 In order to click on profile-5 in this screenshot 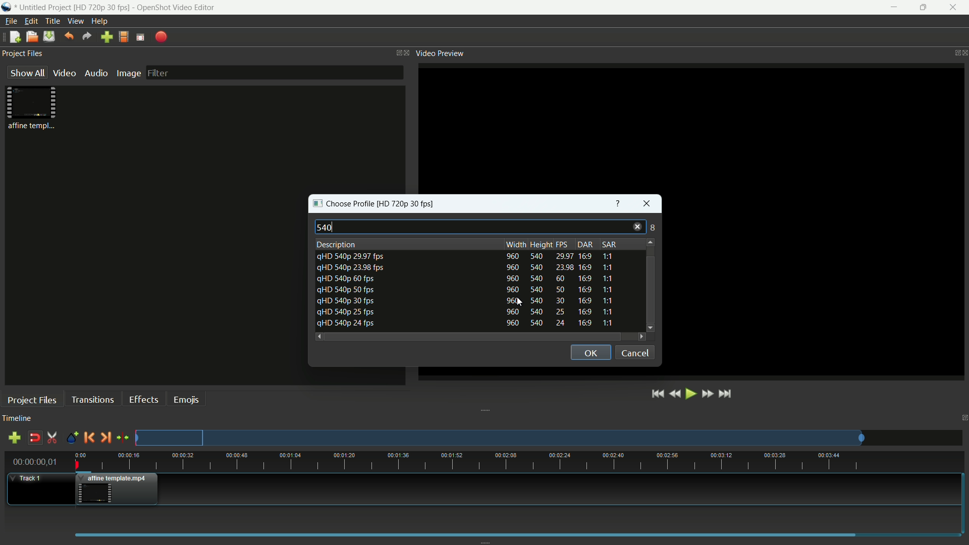, I will do `click(468, 300)`.